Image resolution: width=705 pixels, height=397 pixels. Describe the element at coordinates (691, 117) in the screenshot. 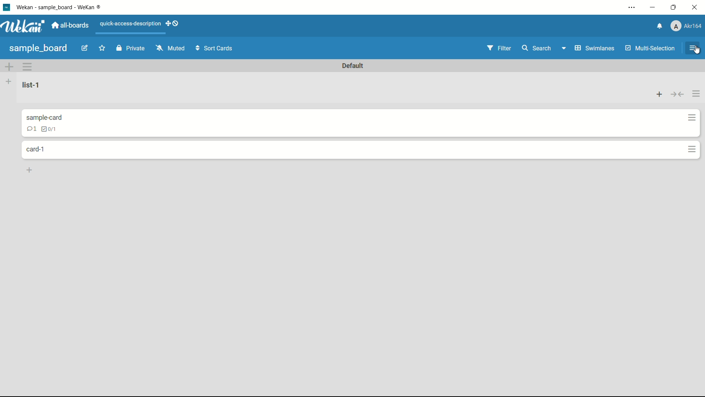

I see `card actions` at that location.